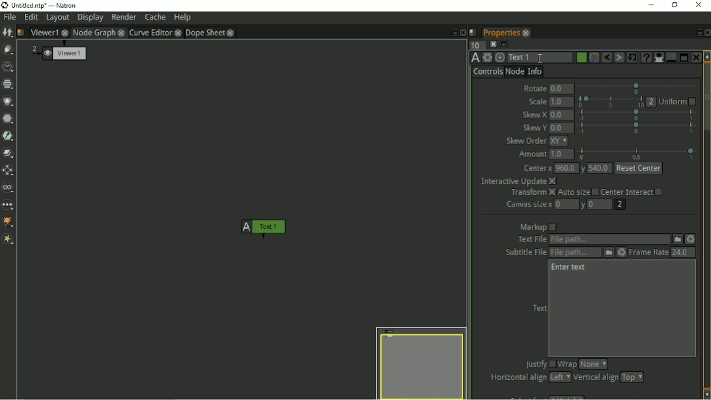 Image resolution: width=711 pixels, height=400 pixels. What do you see at coordinates (488, 57) in the screenshot?
I see `Settings and presets` at bounding box center [488, 57].